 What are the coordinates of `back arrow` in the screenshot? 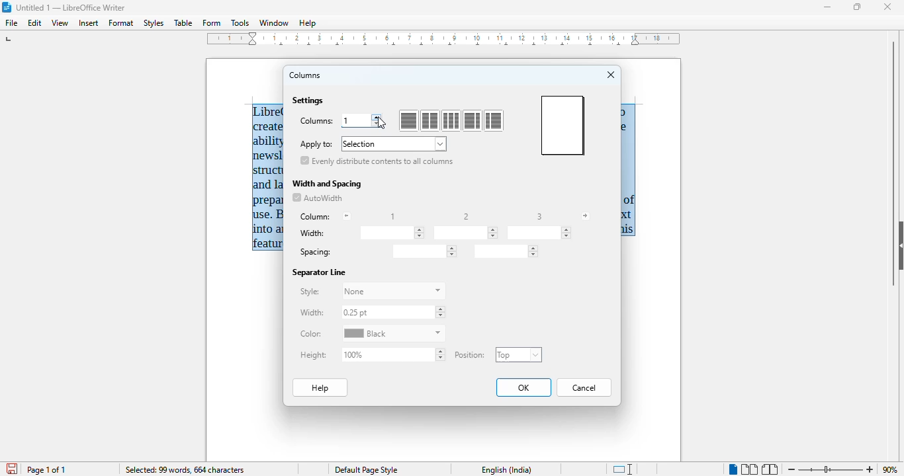 It's located at (347, 216).